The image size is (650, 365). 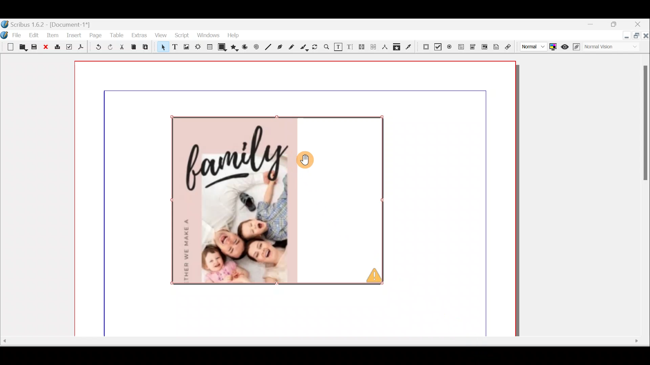 I want to click on Text annotation, so click(x=497, y=46).